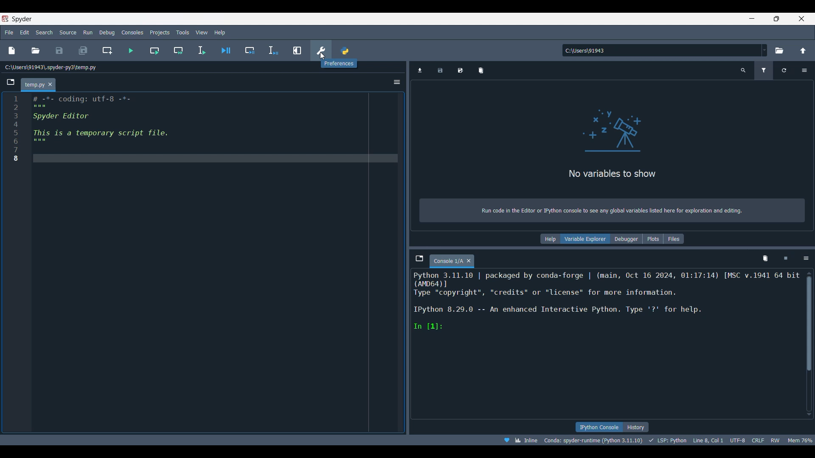  What do you see at coordinates (107, 32) in the screenshot?
I see `Debug menu` at bounding box center [107, 32].